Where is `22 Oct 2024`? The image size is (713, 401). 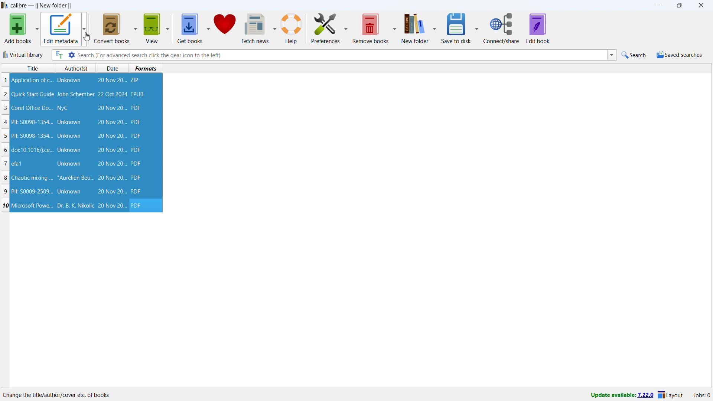
22 Oct 2024 is located at coordinates (112, 94).